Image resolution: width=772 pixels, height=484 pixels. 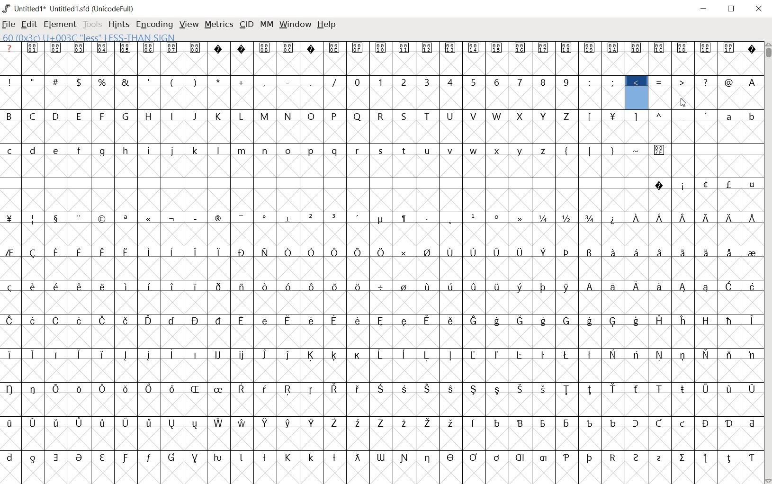 I want to click on Untitled1 Untitled1.sfd (UnicodeFull), so click(x=69, y=7).